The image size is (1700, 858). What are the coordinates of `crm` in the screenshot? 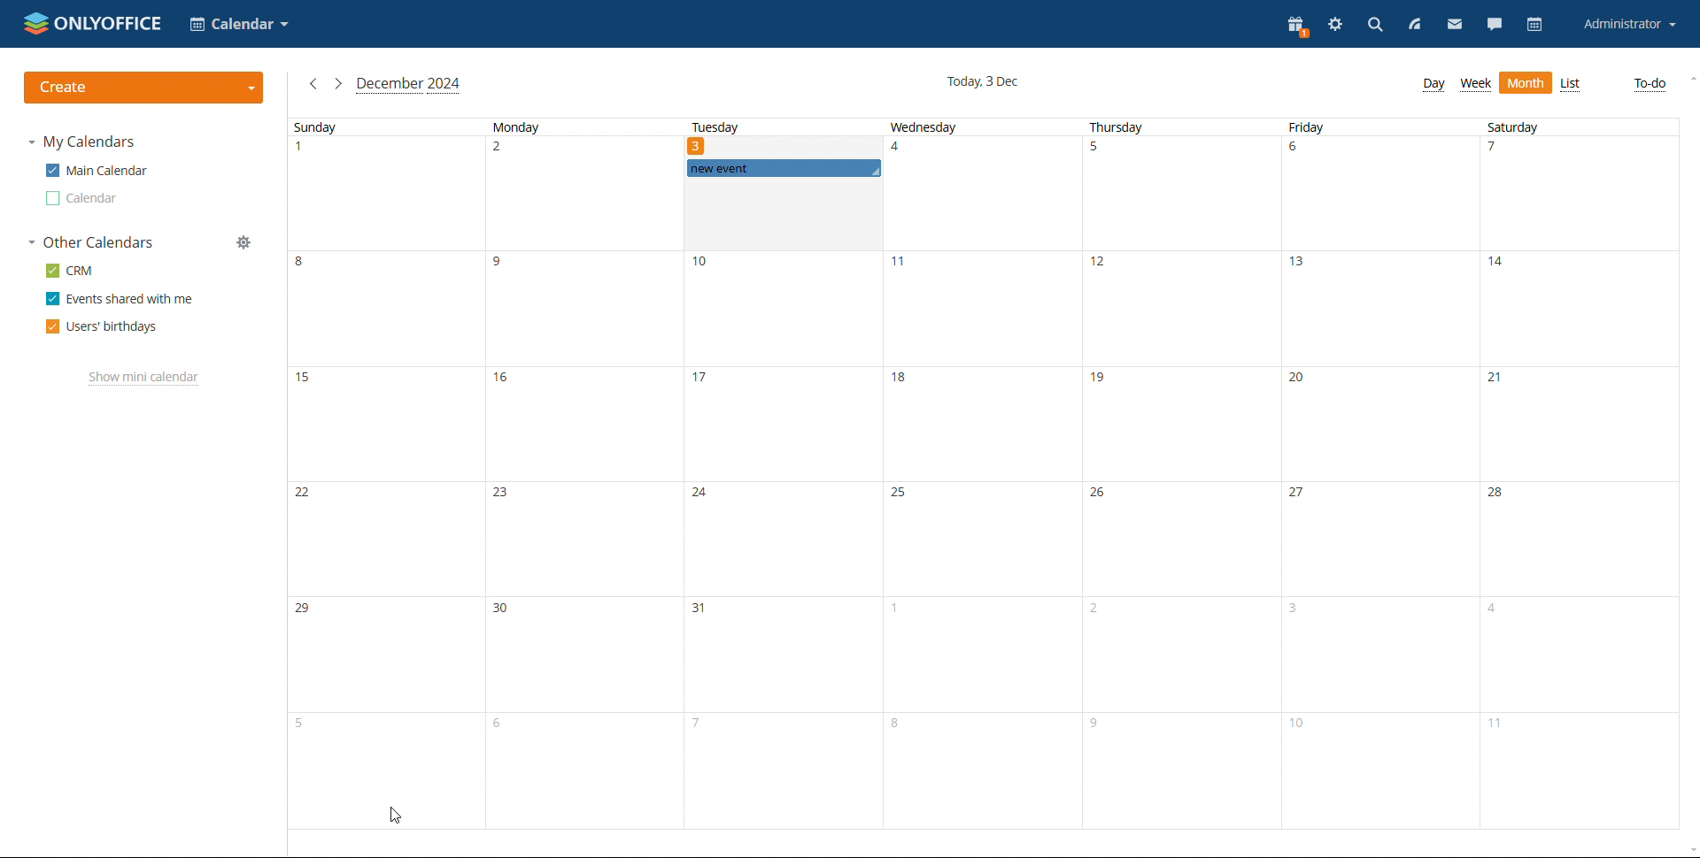 It's located at (68, 272).